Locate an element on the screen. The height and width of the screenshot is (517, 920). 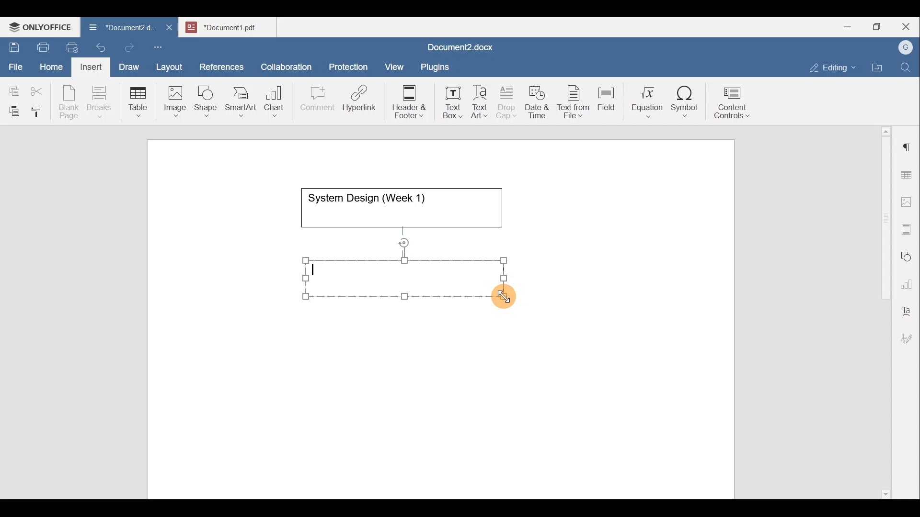
Text box is located at coordinates (446, 102).